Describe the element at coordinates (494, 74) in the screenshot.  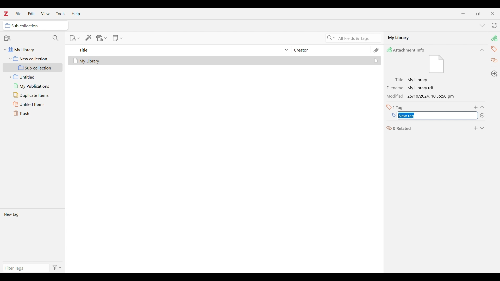
I see `Locate` at that location.